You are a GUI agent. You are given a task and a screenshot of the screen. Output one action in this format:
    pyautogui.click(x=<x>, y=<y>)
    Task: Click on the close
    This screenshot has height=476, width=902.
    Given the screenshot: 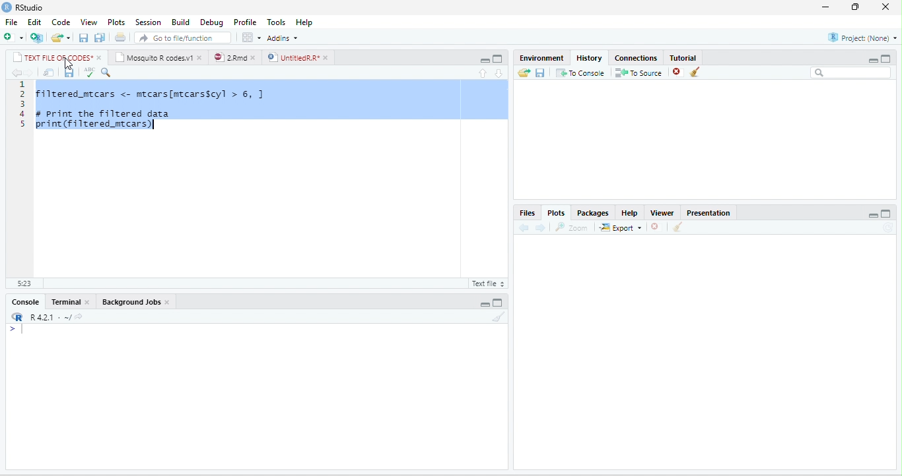 What is the action you would take?
    pyautogui.click(x=88, y=301)
    